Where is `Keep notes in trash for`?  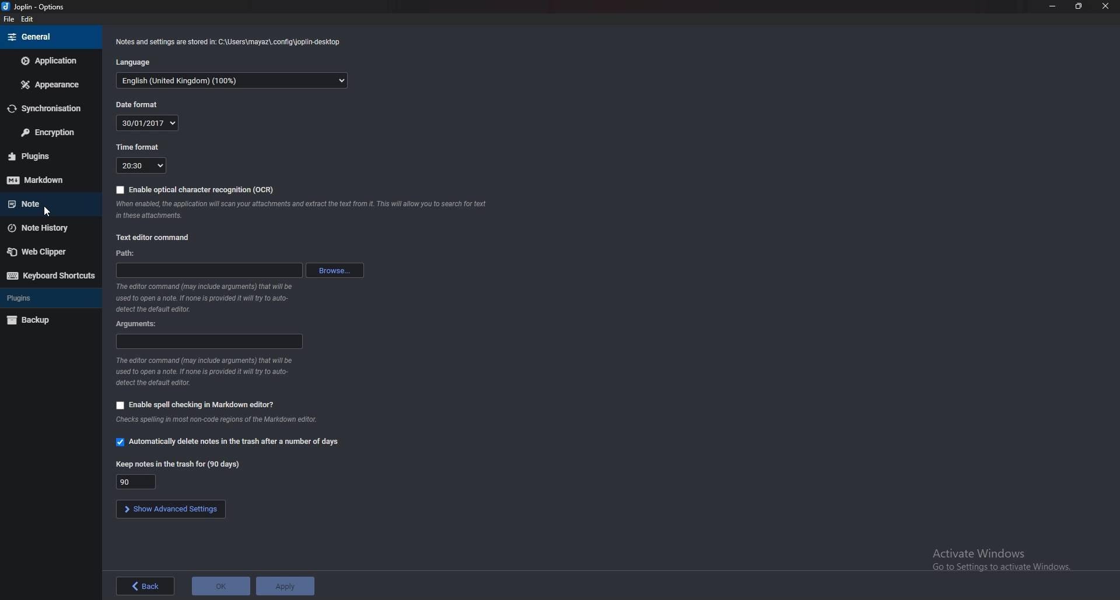 Keep notes in trash for is located at coordinates (139, 481).